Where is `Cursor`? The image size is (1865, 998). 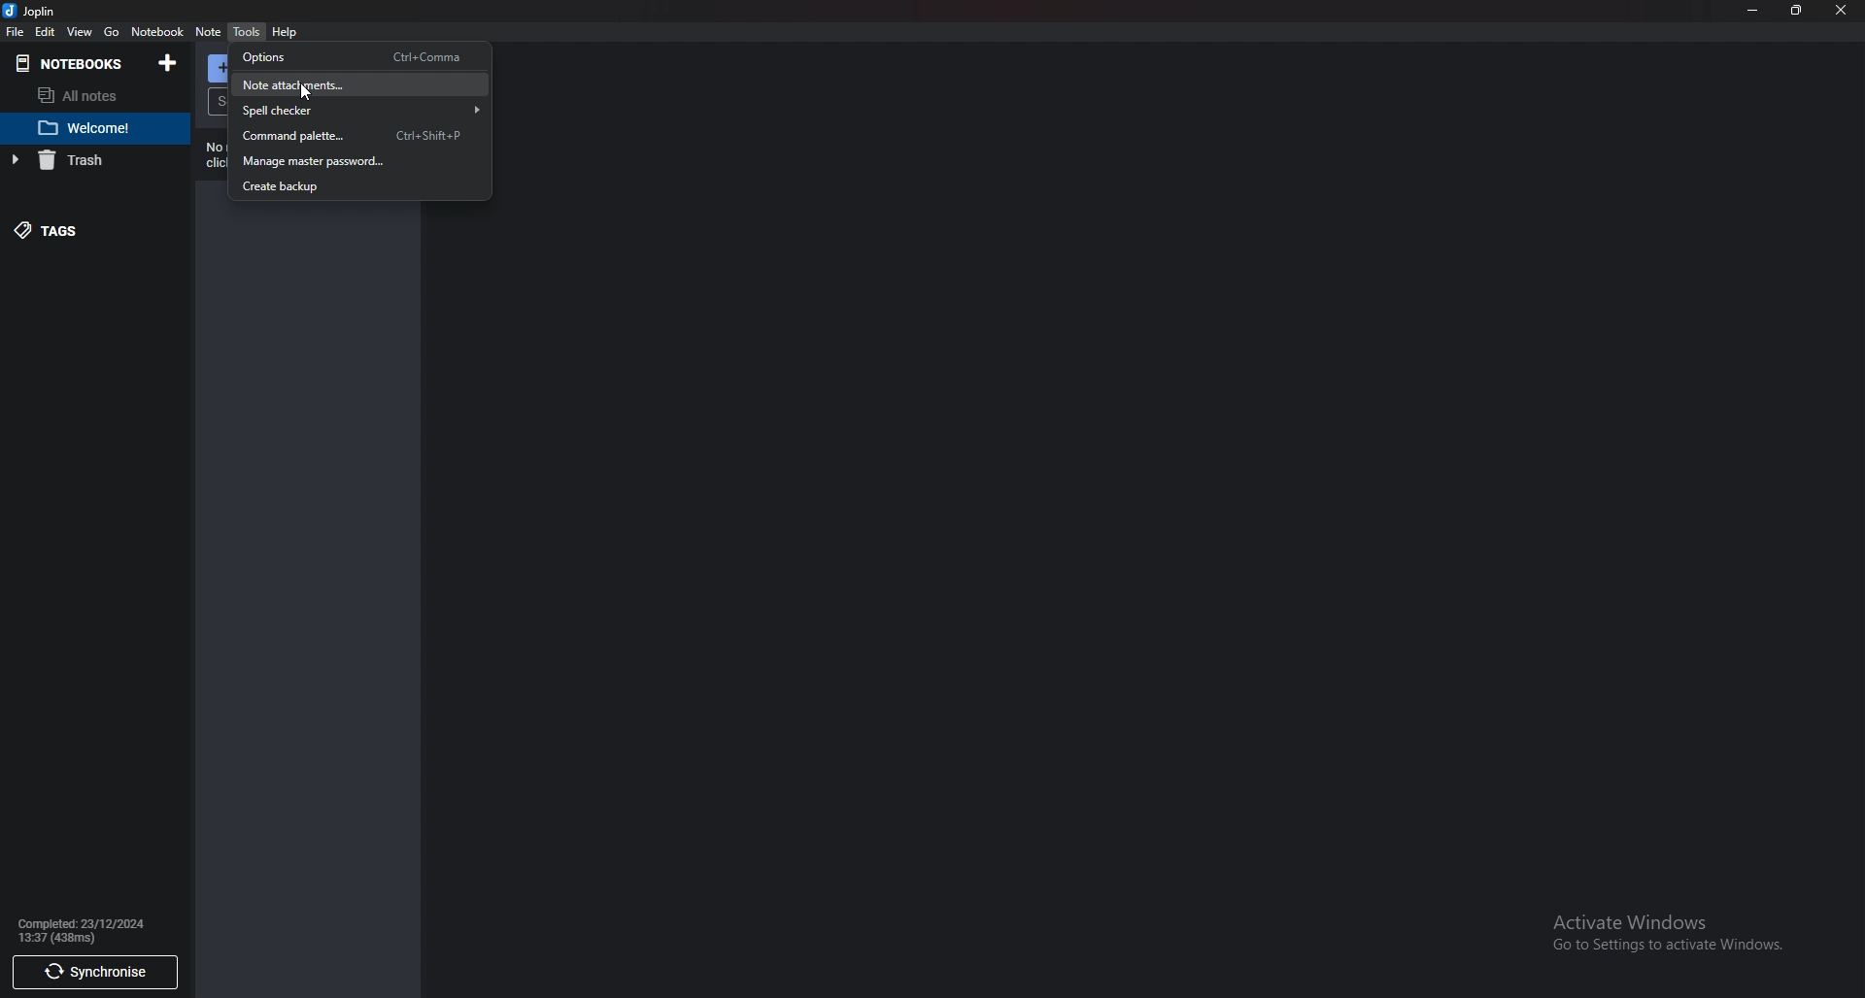 Cursor is located at coordinates (306, 93).